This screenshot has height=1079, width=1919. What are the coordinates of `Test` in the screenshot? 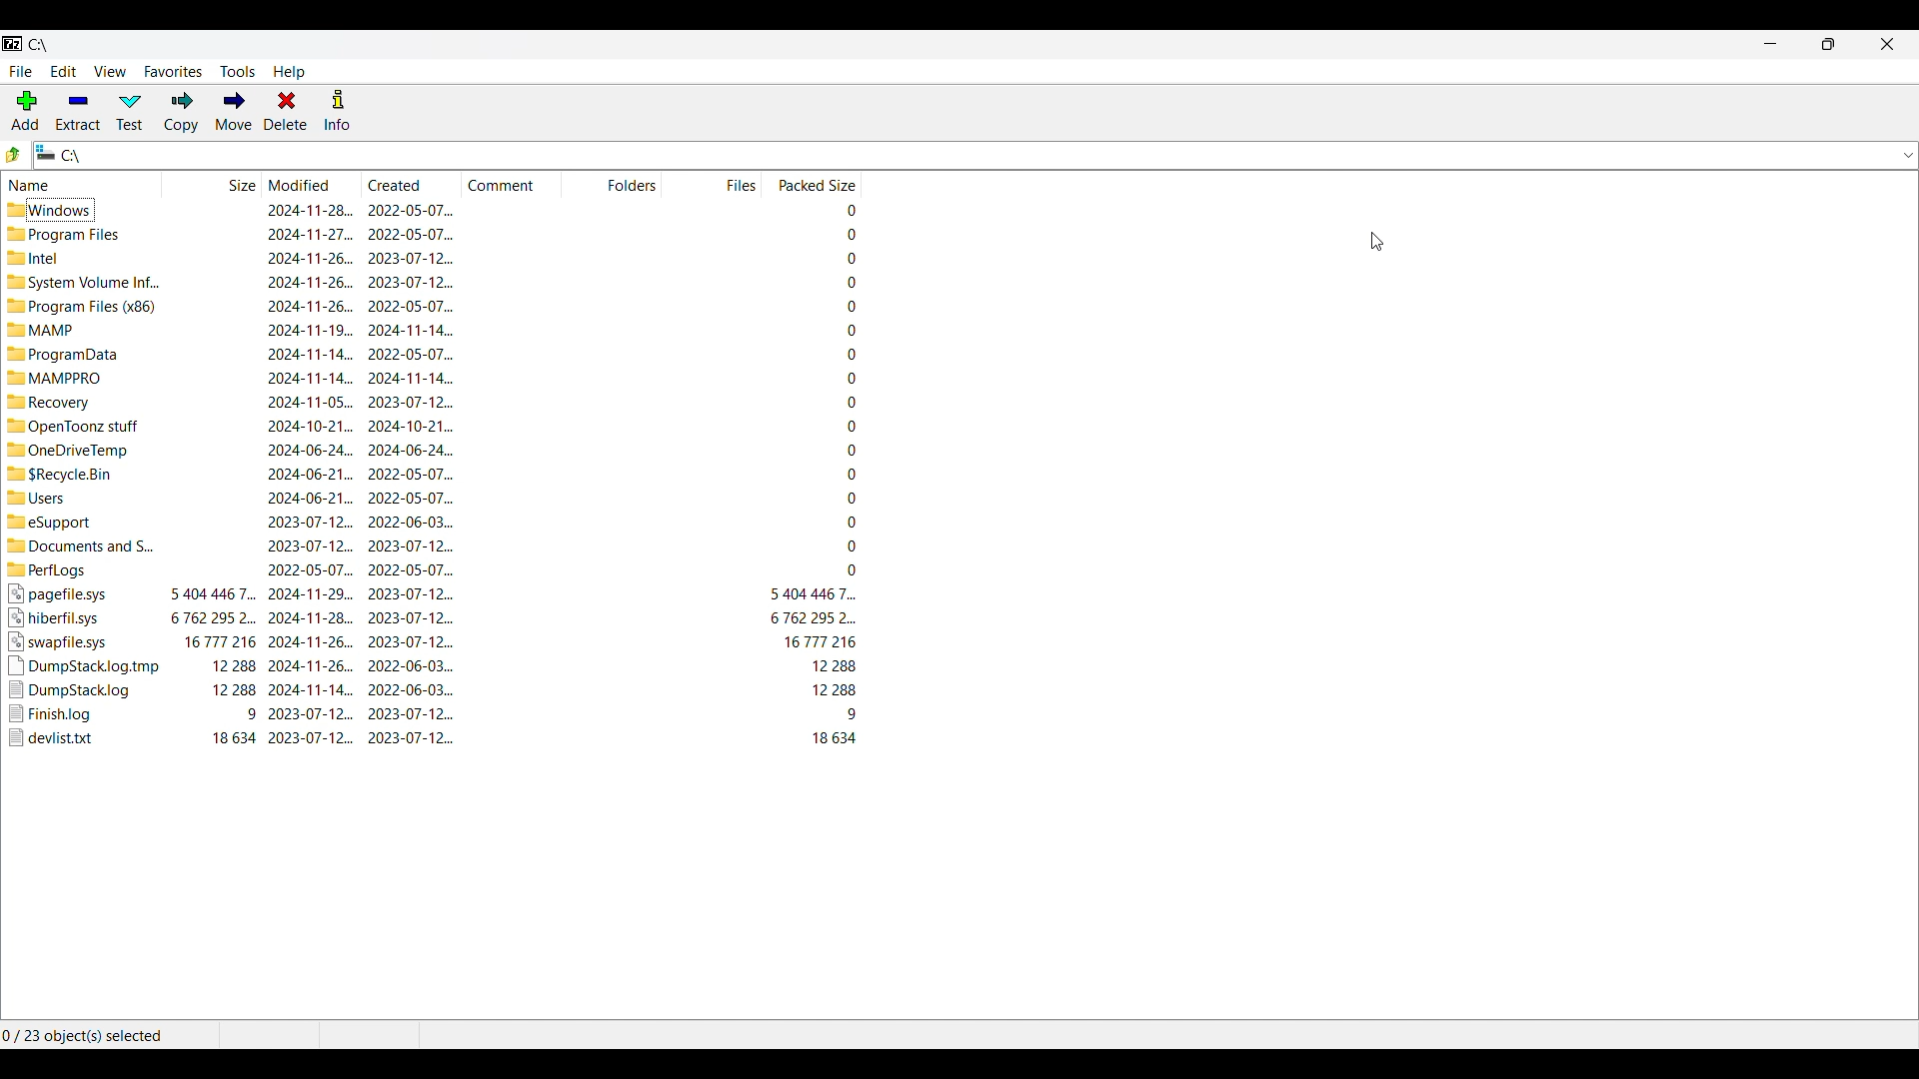 It's located at (131, 112).